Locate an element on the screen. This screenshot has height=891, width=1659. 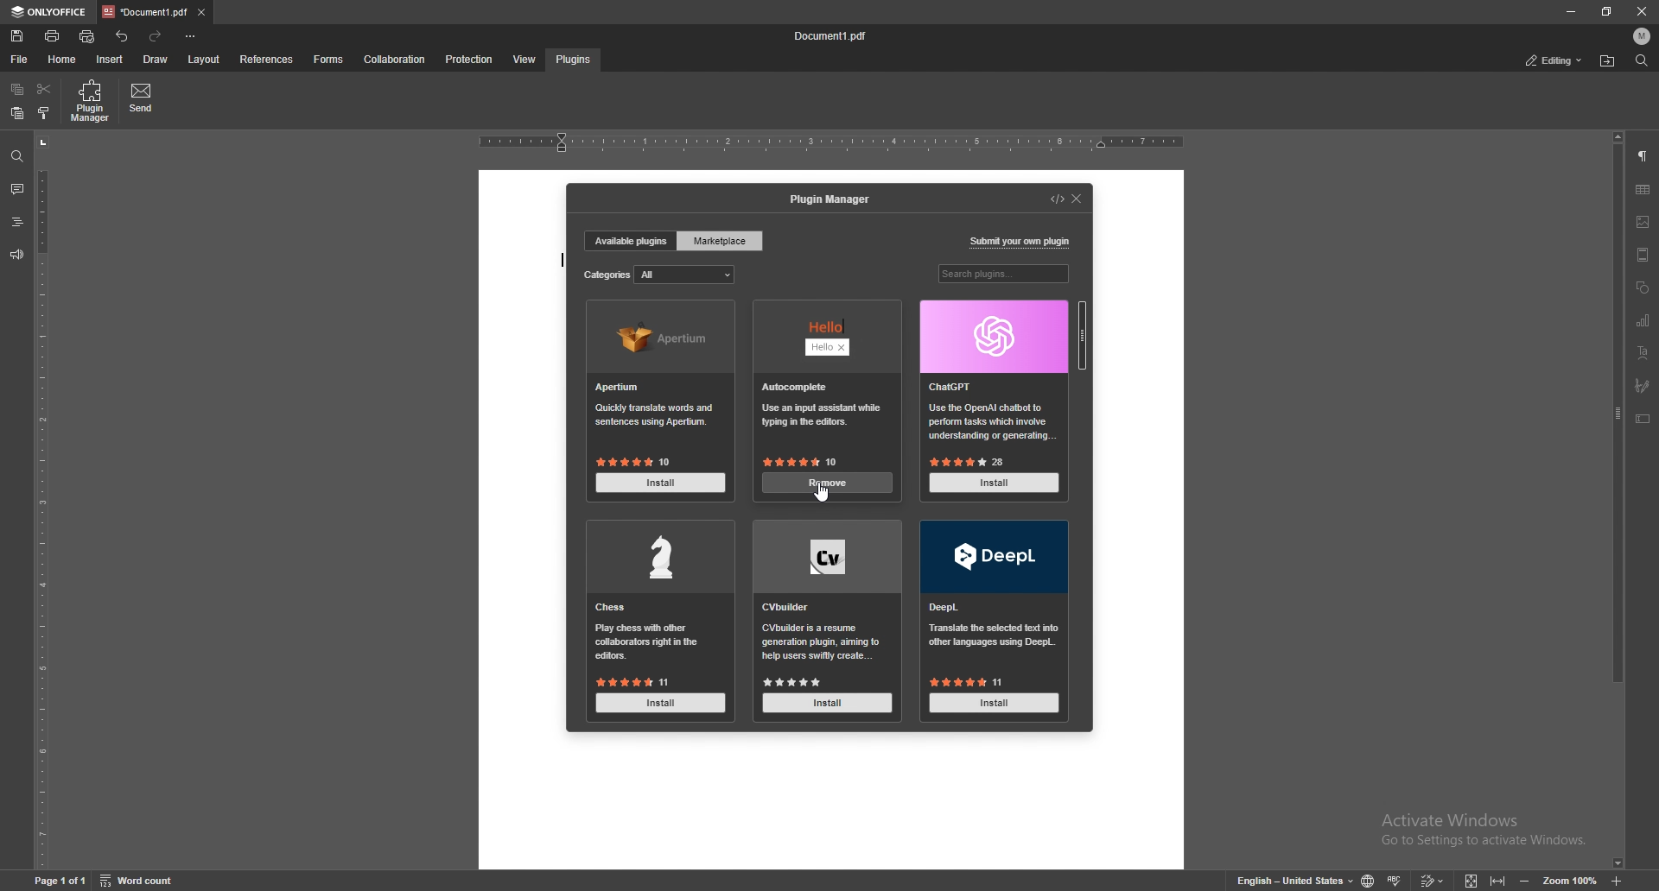
image is located at coordinates (1643, 223).